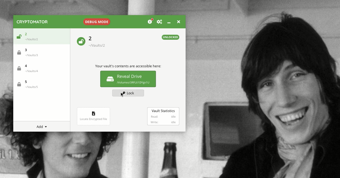  Describe the element at coordinates (96, 21) in the screenshot. I see `Debug mode` at that location.